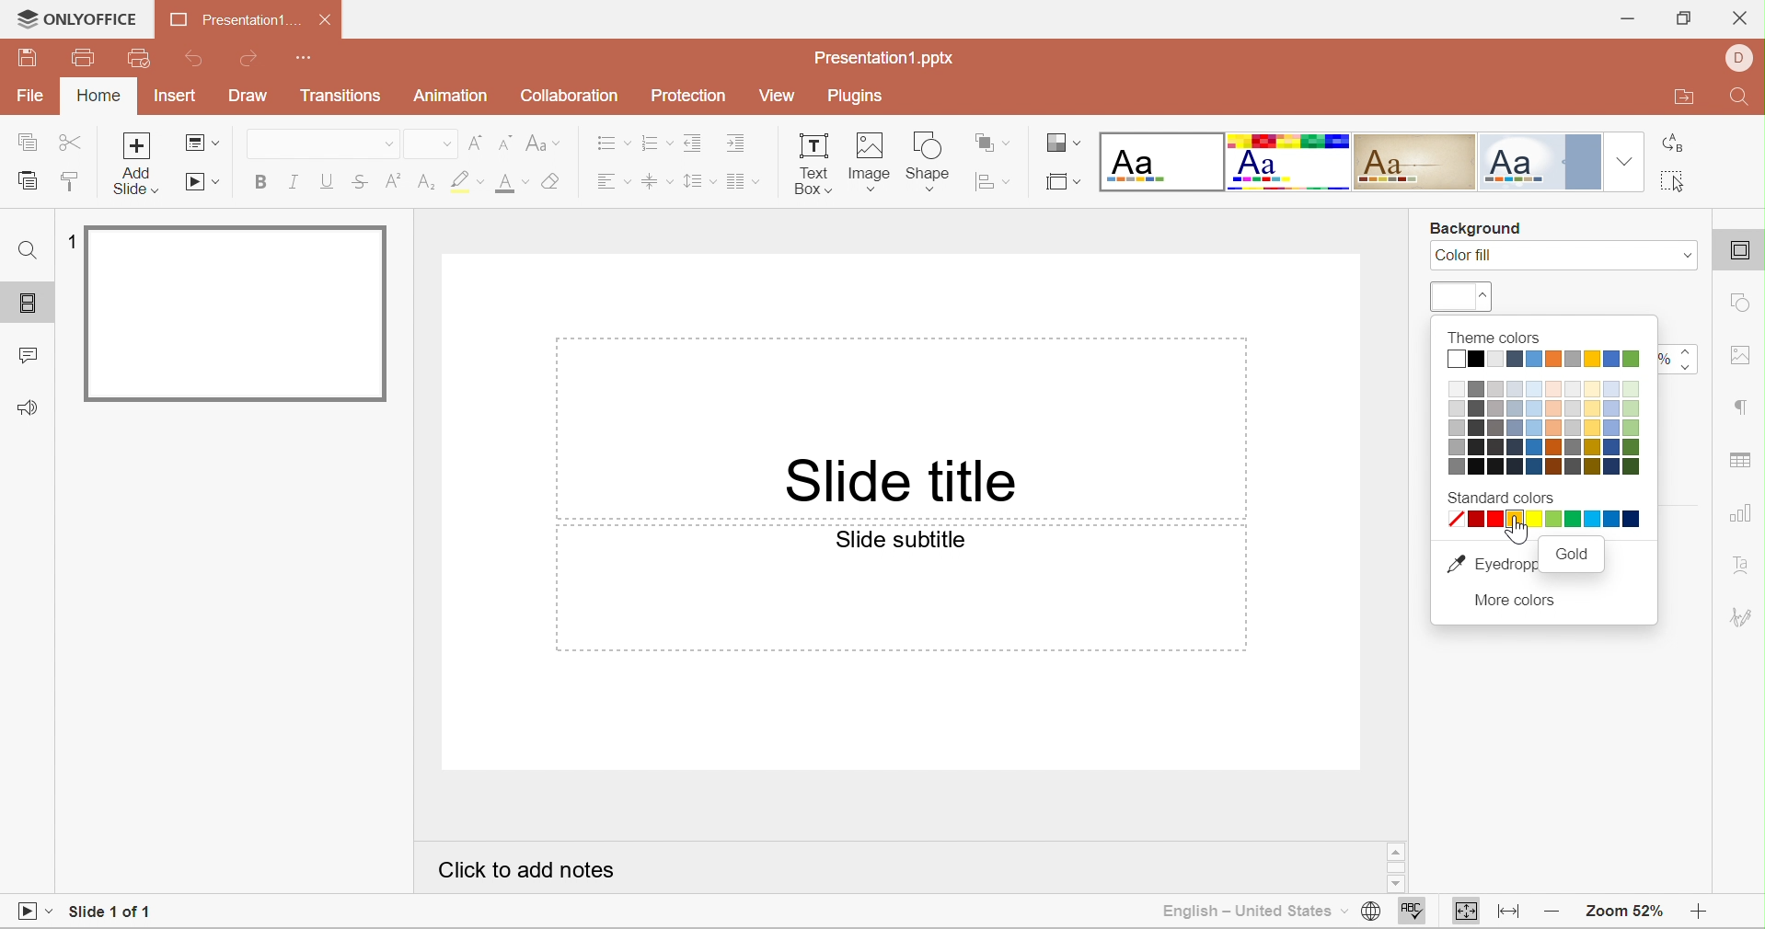 This screenshot has width=1765, height=929. What do you see at coordinates (613, 183) in the screenshot?
I see `Horizontal Align` at bounding box center [613, 183].